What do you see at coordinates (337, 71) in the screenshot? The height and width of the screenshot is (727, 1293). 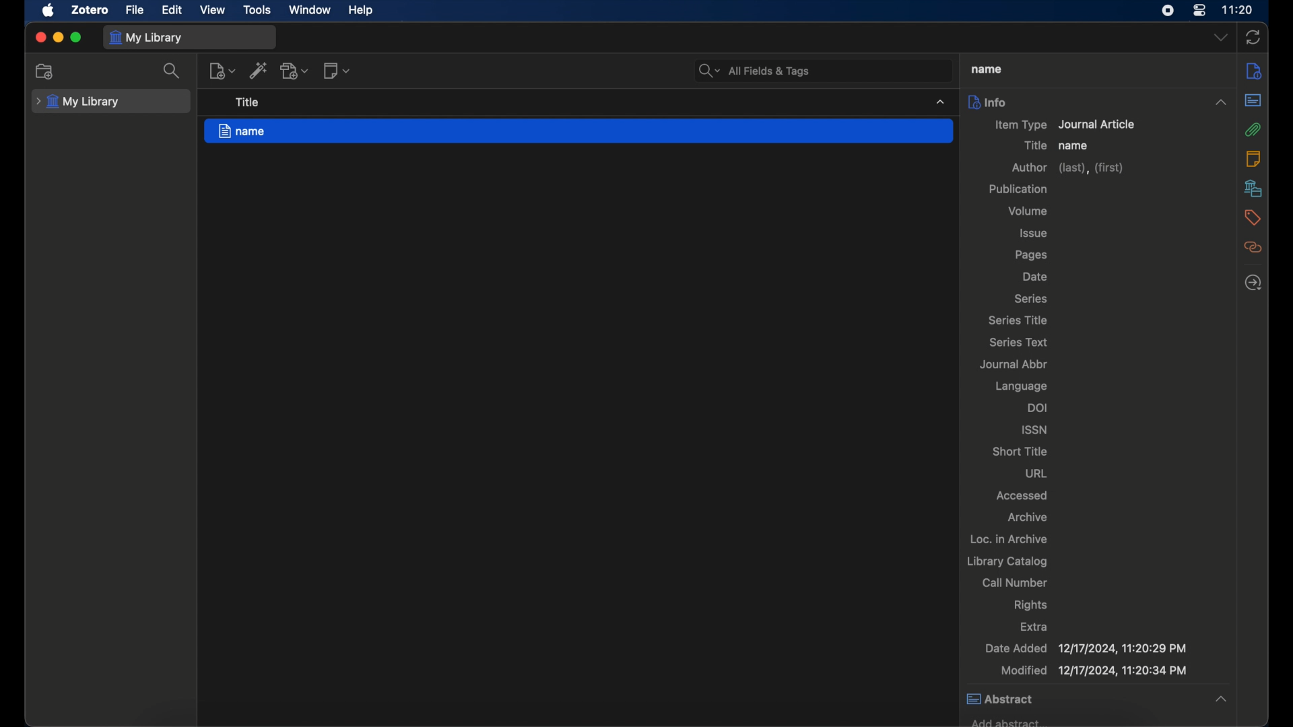 I see `add note` at bounding box center [337, 71].